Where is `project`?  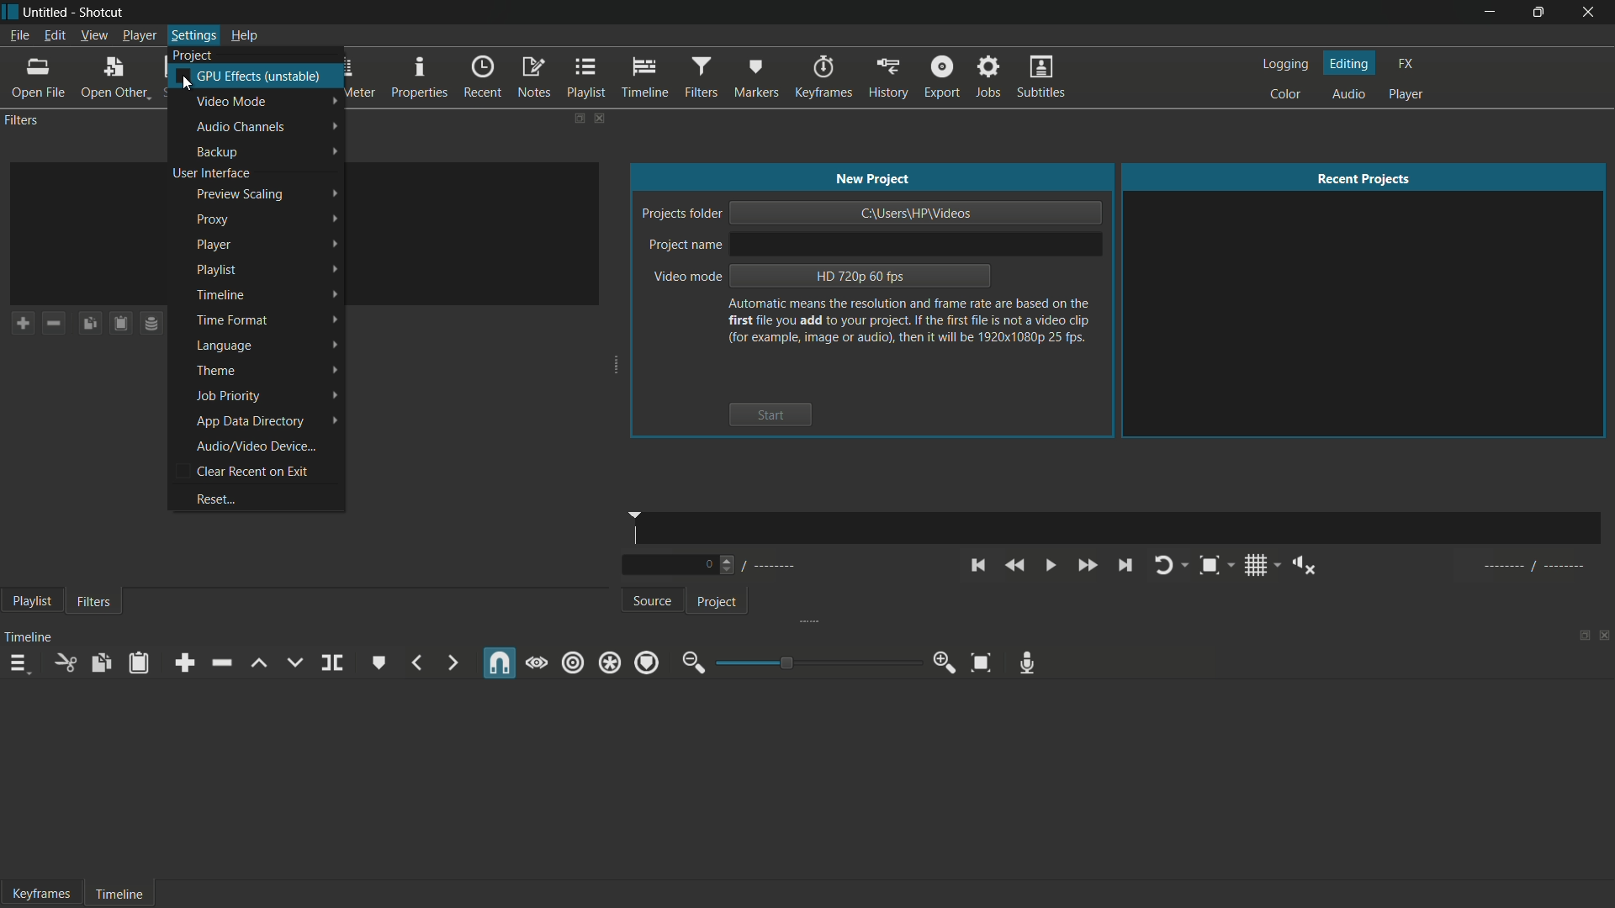
project is located at coordinates (191, 55).